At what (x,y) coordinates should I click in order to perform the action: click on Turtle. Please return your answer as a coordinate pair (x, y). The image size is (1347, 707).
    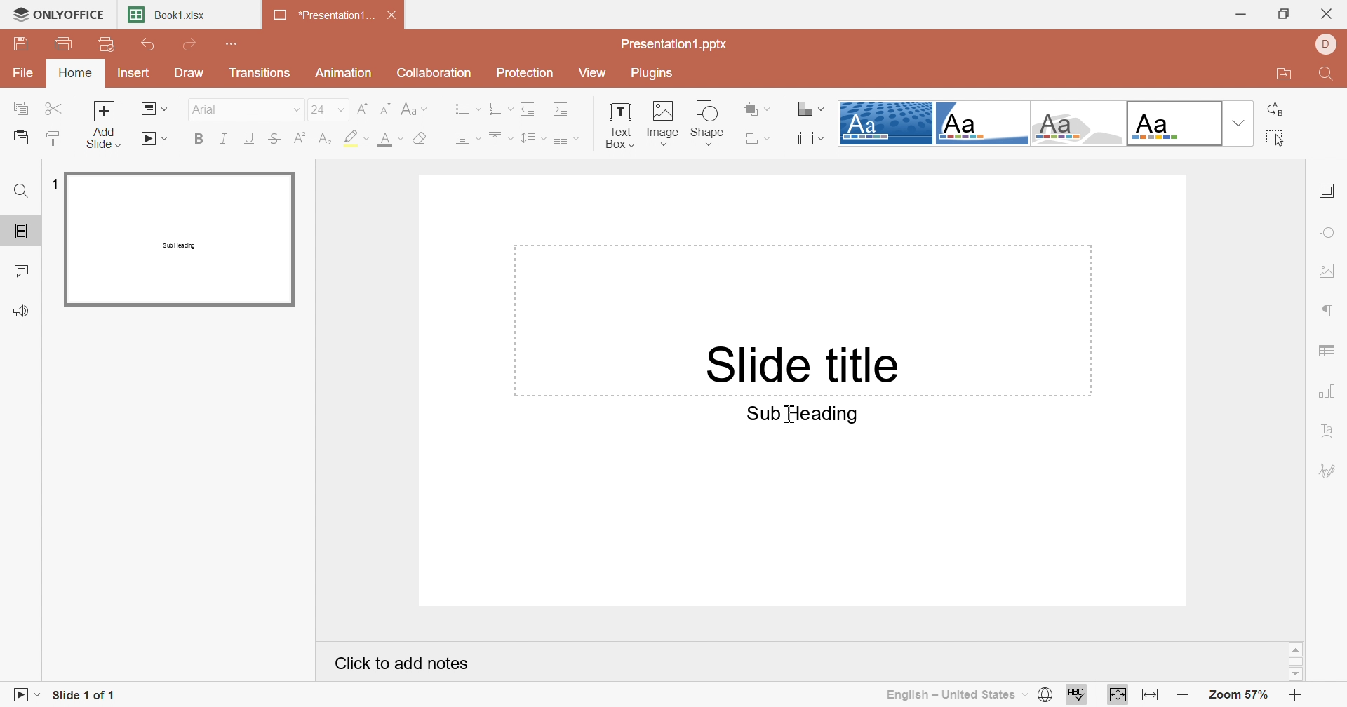
    Looking at the image, I should click on (981, 122).